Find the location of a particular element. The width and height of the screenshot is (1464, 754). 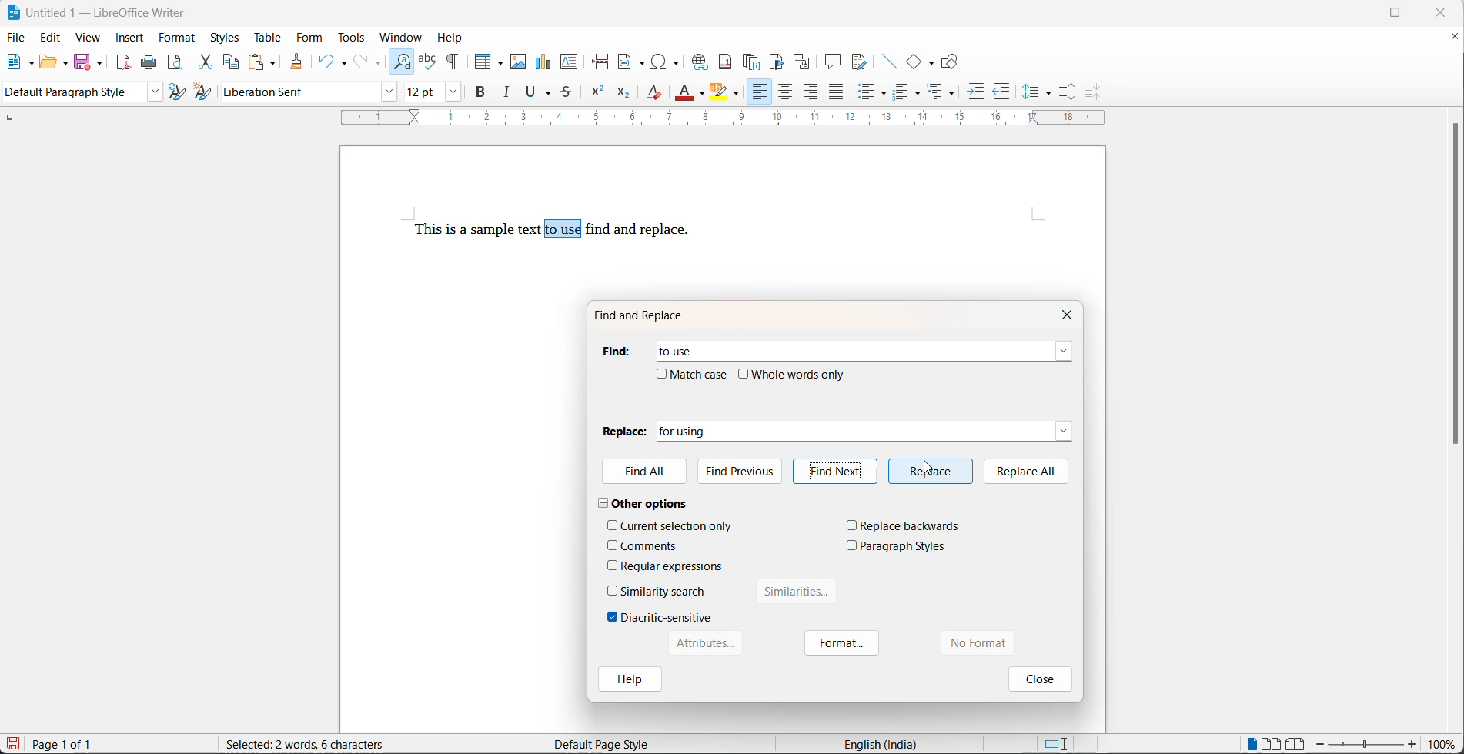

cut is located at coordinates (206, 64).